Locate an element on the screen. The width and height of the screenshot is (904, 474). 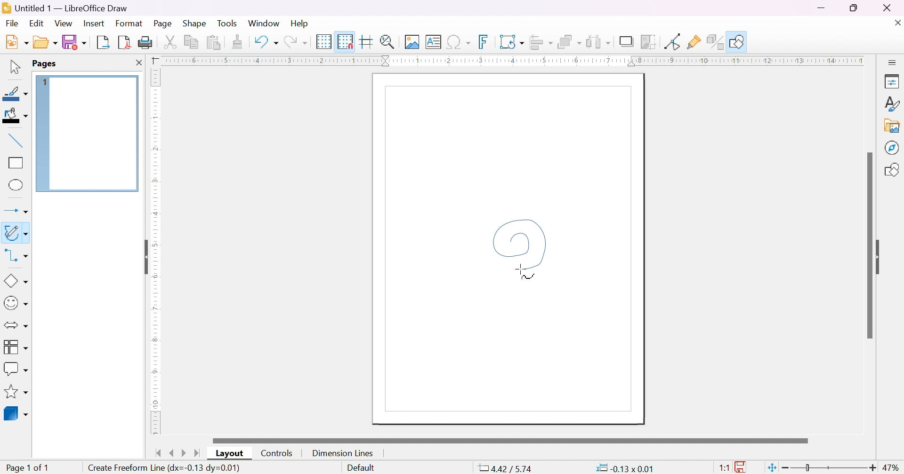
clone formatting is located at coordinates (239, 42).